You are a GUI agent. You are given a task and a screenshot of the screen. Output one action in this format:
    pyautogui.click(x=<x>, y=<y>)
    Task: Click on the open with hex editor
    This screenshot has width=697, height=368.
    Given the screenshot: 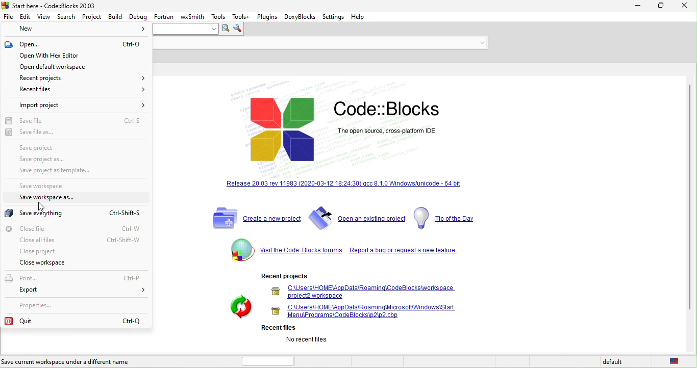 What is the action you would take?
    pyautogui.click(x=68, y=55)
    